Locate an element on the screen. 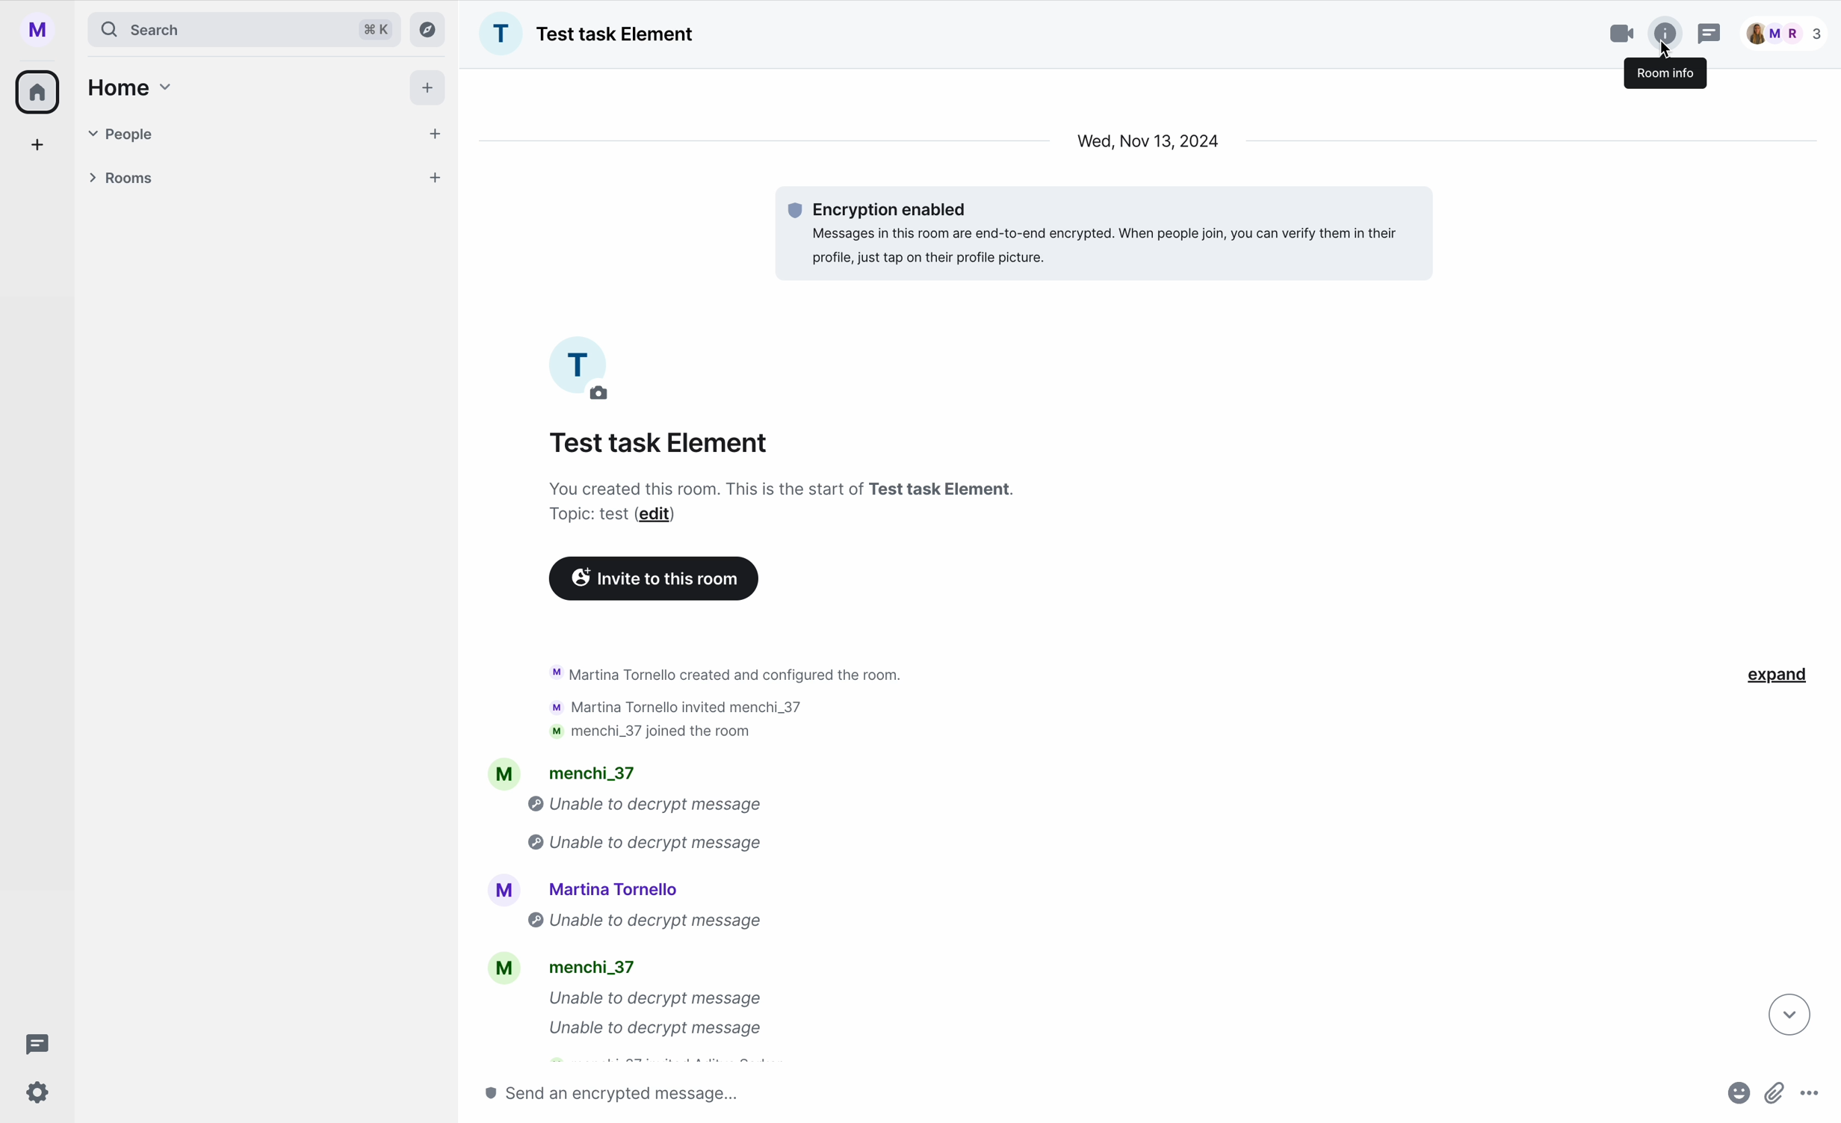 The height and width of the screenshot is (1123, 1841). name group is located at coordinates (659, 445).